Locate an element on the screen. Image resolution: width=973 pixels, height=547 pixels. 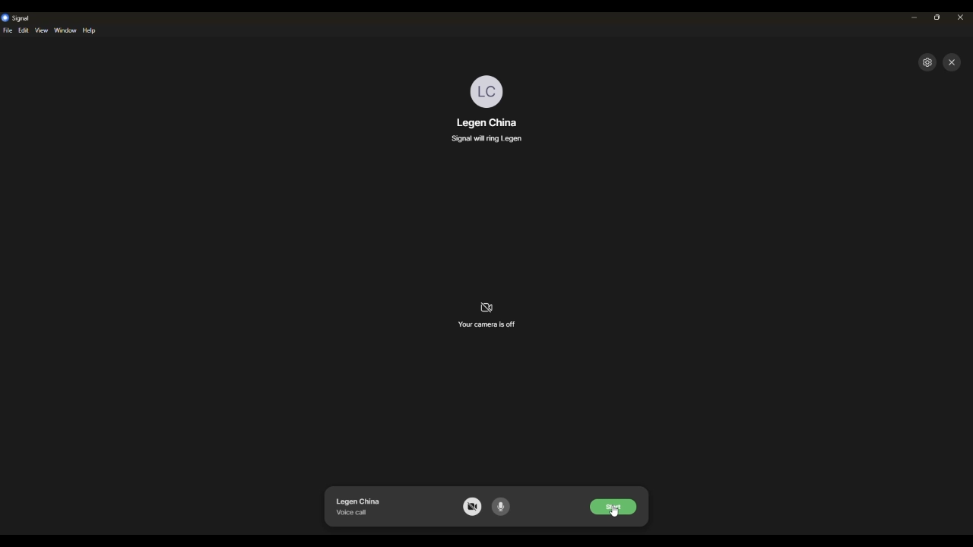
signal is located at coordinates (18, 18).